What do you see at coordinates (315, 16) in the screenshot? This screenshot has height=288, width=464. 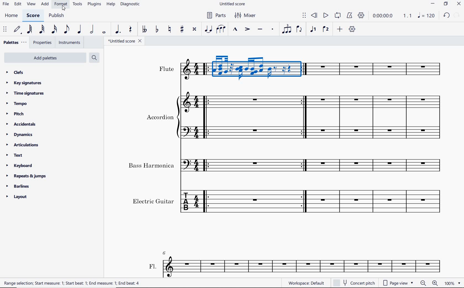 I see `rewind` at bounding box center [315, 16].